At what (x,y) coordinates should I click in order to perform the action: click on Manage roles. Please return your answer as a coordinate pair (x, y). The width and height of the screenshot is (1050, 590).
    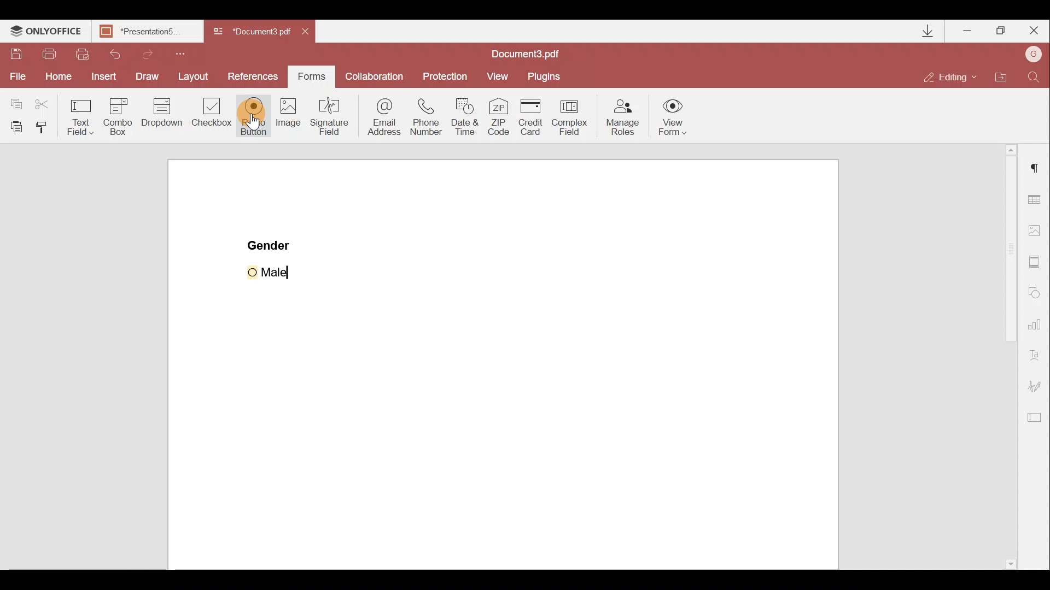
    Looking at the image, I should click on (620, 117).